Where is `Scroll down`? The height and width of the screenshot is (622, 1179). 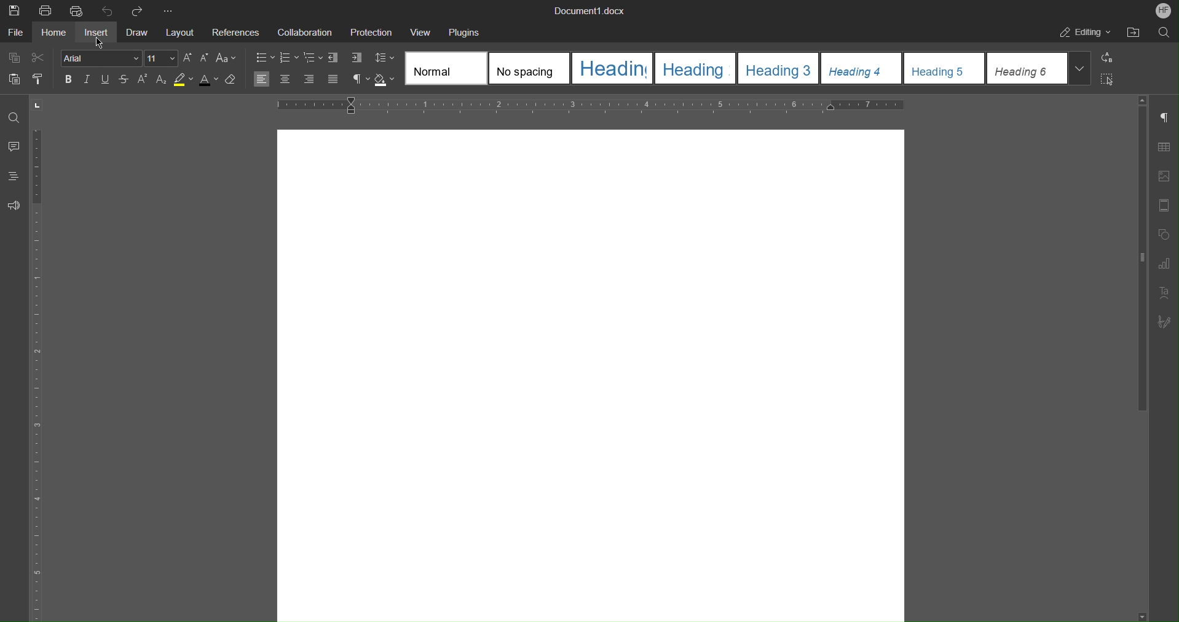
Scroll down is located at coordinates (1143, 615).